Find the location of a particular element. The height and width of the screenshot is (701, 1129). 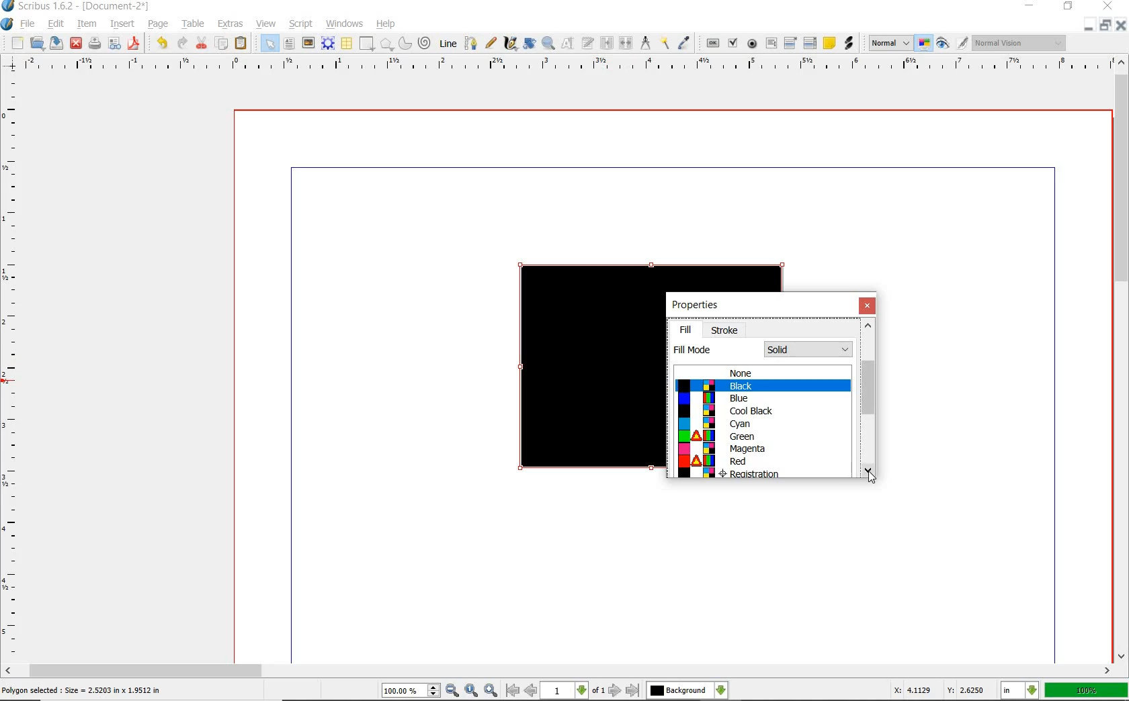

select item is located at coordinates (266, 44).